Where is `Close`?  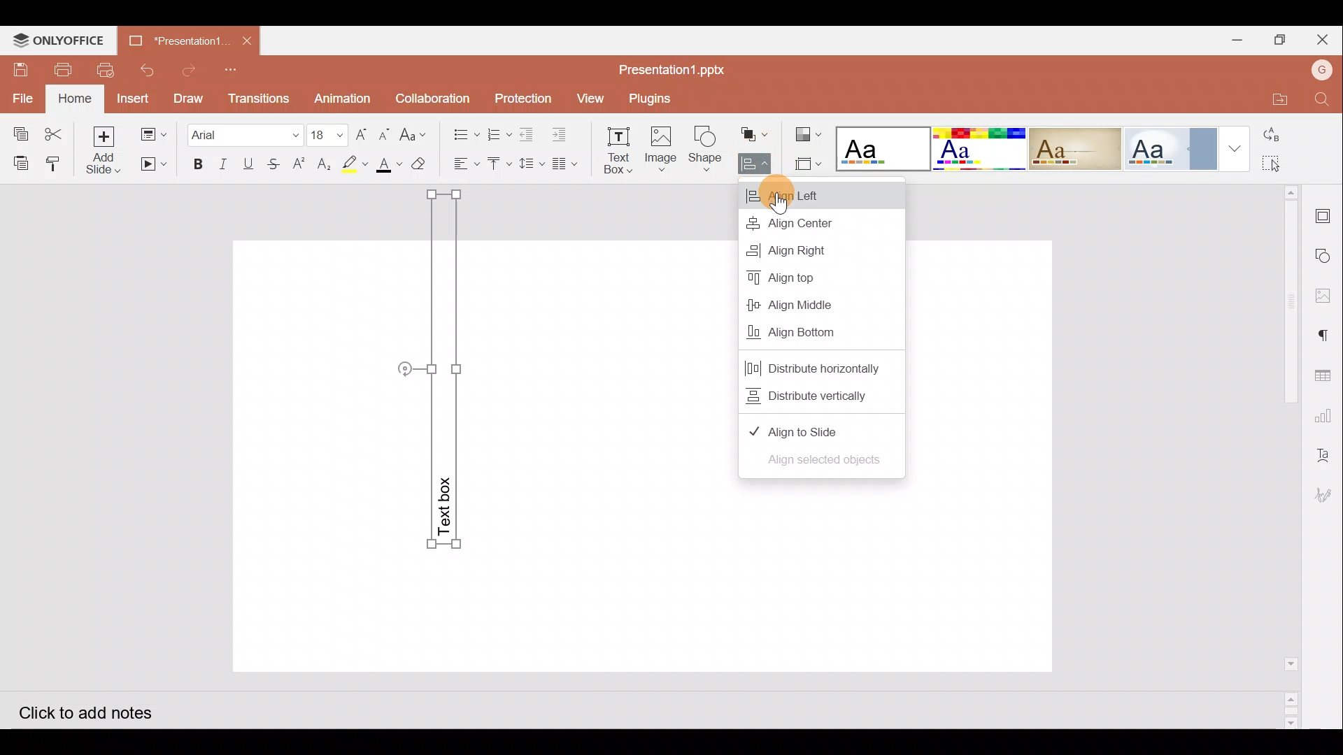 Close is located at coordinates (1326, 41).